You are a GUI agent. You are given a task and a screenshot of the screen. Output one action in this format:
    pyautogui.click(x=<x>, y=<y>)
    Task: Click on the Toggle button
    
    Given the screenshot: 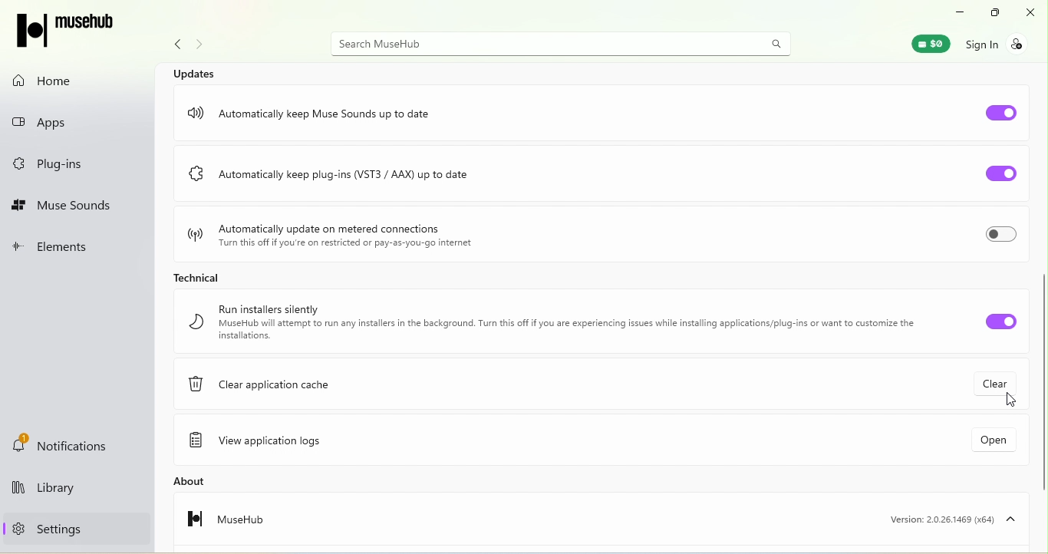 What is the action you would take?
    pyautogui.click(x=989, y=321)
    